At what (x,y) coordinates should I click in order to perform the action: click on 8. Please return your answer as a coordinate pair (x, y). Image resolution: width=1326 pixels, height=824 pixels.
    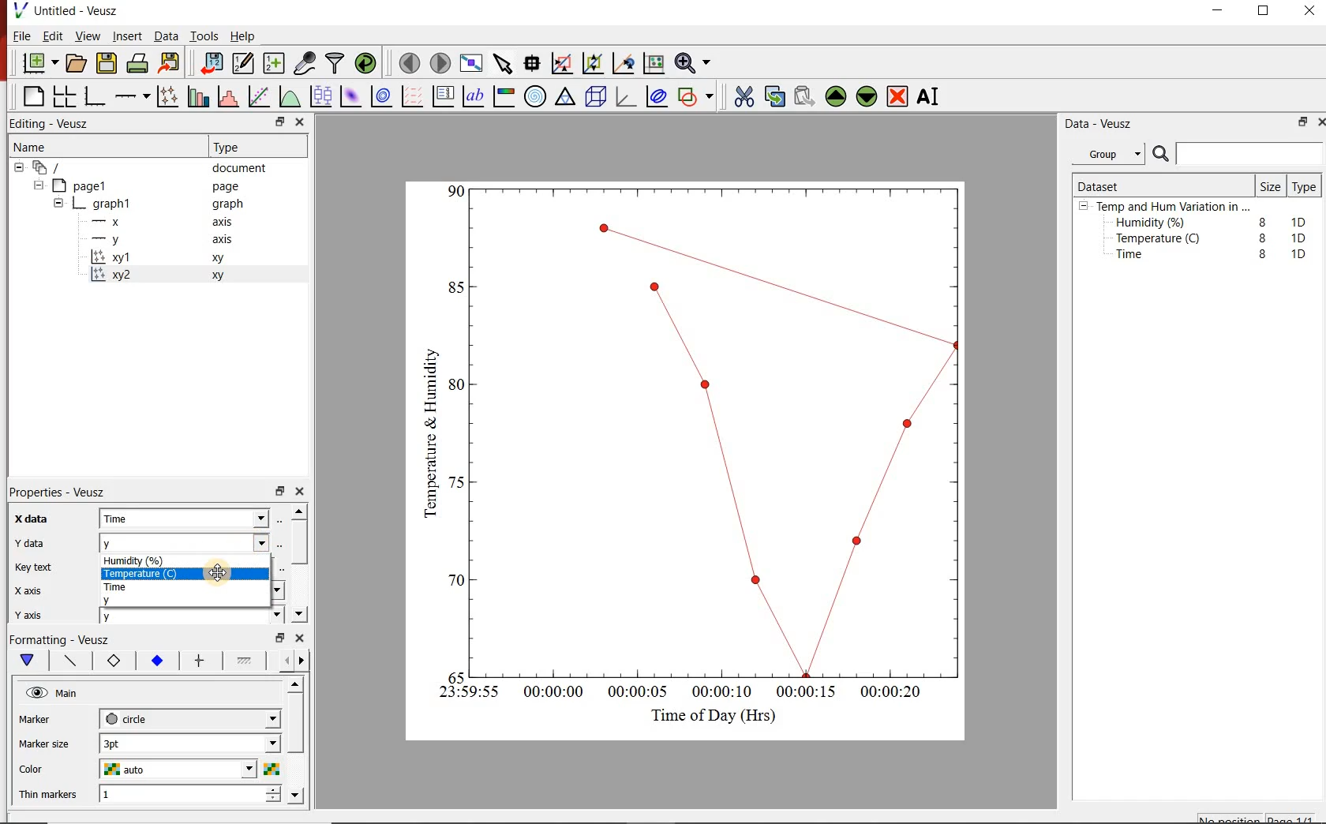
    Looking at the image, I should click on (1263, 254).